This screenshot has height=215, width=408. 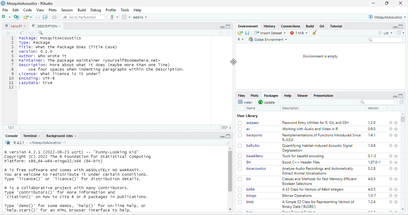 What do you see at coordinates (234, 63) in the screenshot?
I see `cursor` at bounding box center [234, 63].